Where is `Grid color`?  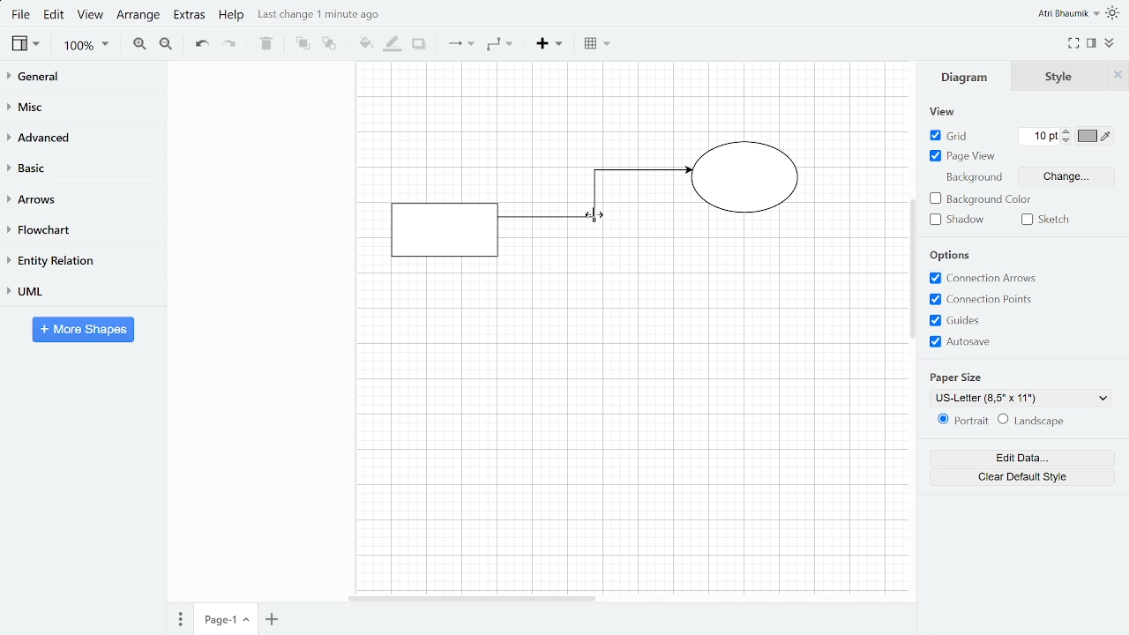 Grid color is located at coordinates (1092, 135).